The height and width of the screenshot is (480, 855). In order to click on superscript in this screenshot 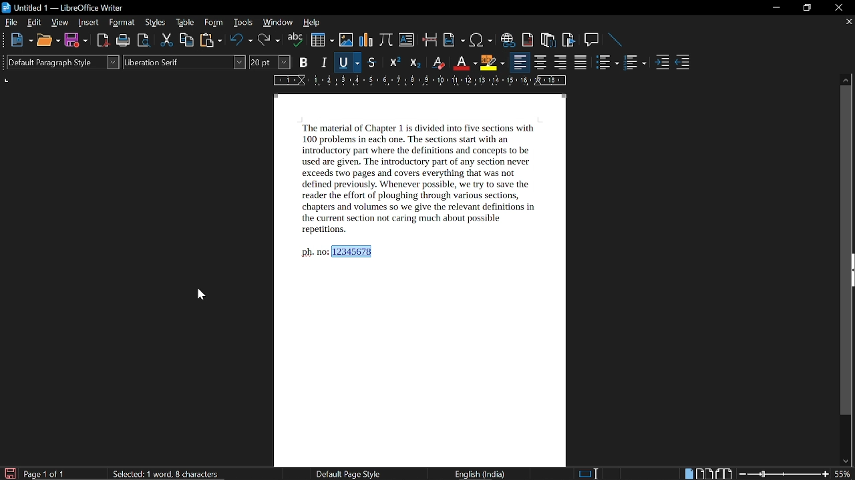, I will do `click(393, 63)`.